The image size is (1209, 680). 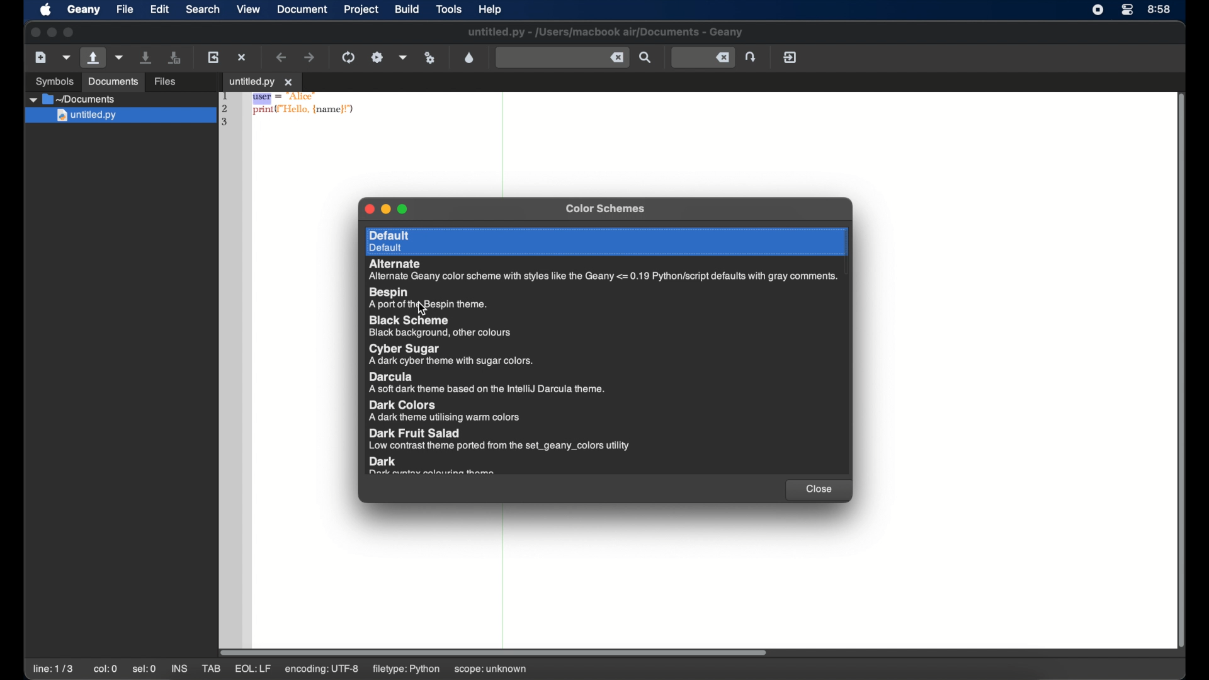 I want to click on find the entered text in current file, so click(x=645, y=58).